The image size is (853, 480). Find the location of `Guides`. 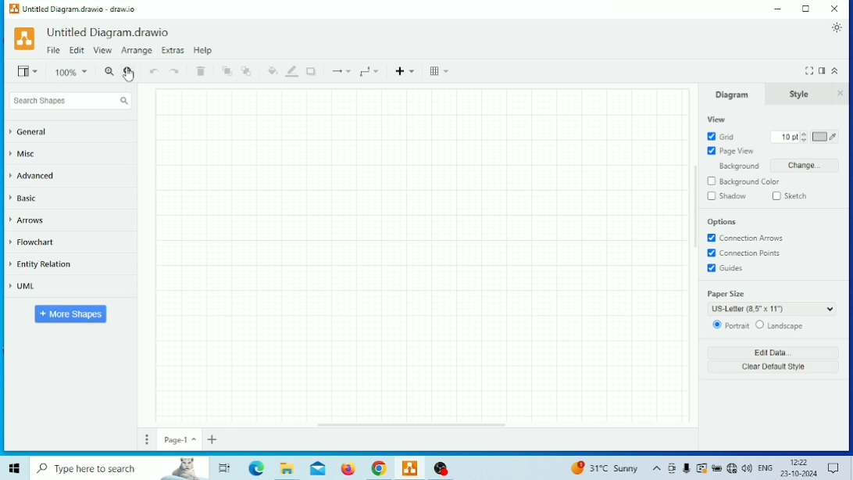

Guides is located at coordinates (725, 268).